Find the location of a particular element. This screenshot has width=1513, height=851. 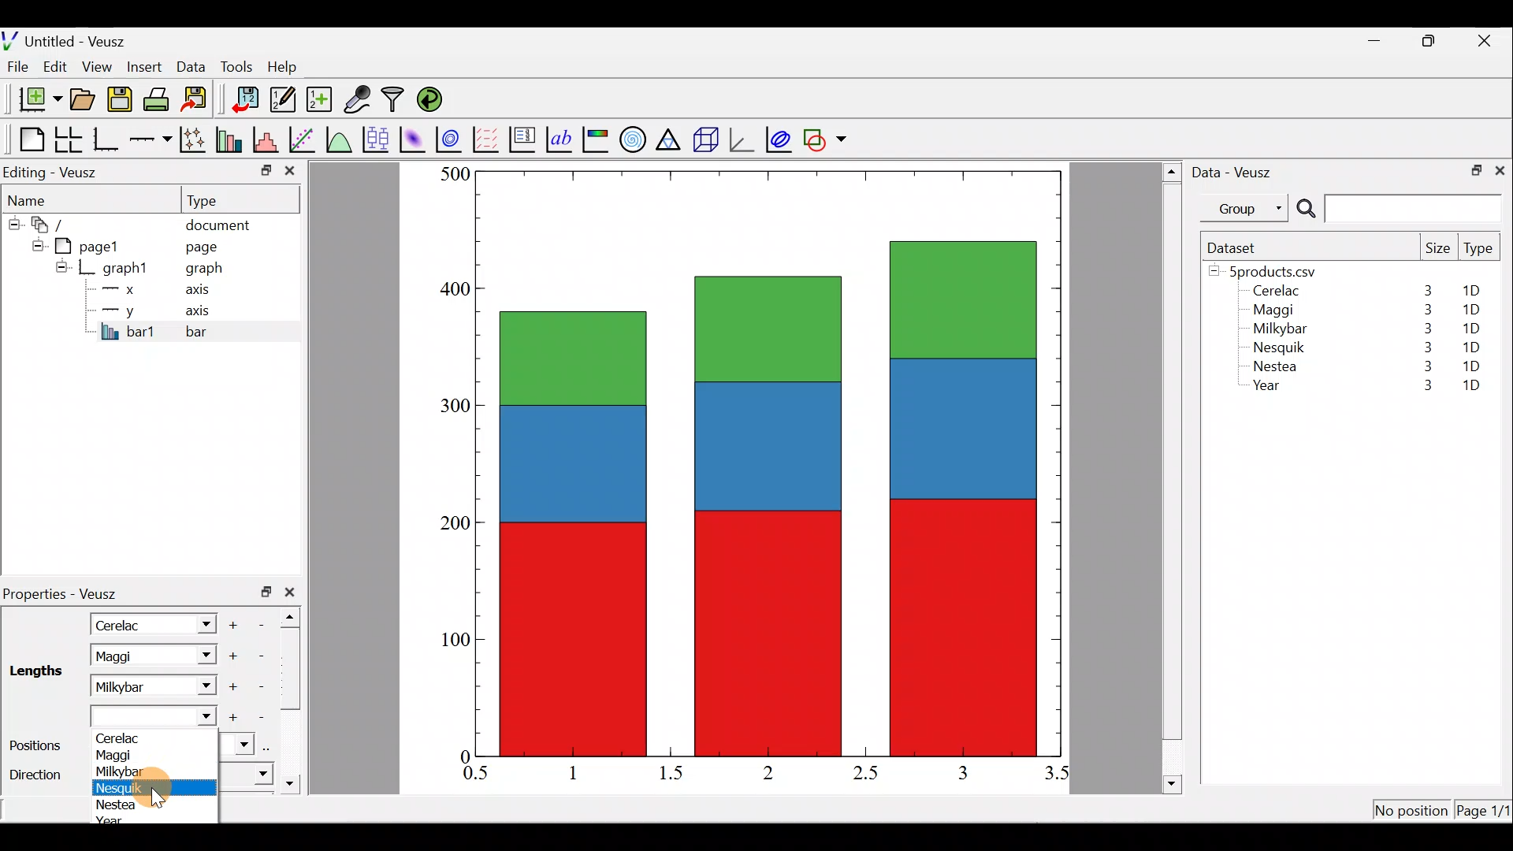

Plot points with lines and error bars is located at coordinates (195, 140).